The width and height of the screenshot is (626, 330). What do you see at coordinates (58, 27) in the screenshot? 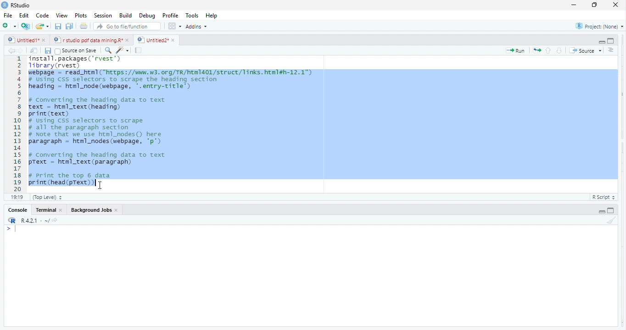
I see `save current document` at bounding box center [58, 27].